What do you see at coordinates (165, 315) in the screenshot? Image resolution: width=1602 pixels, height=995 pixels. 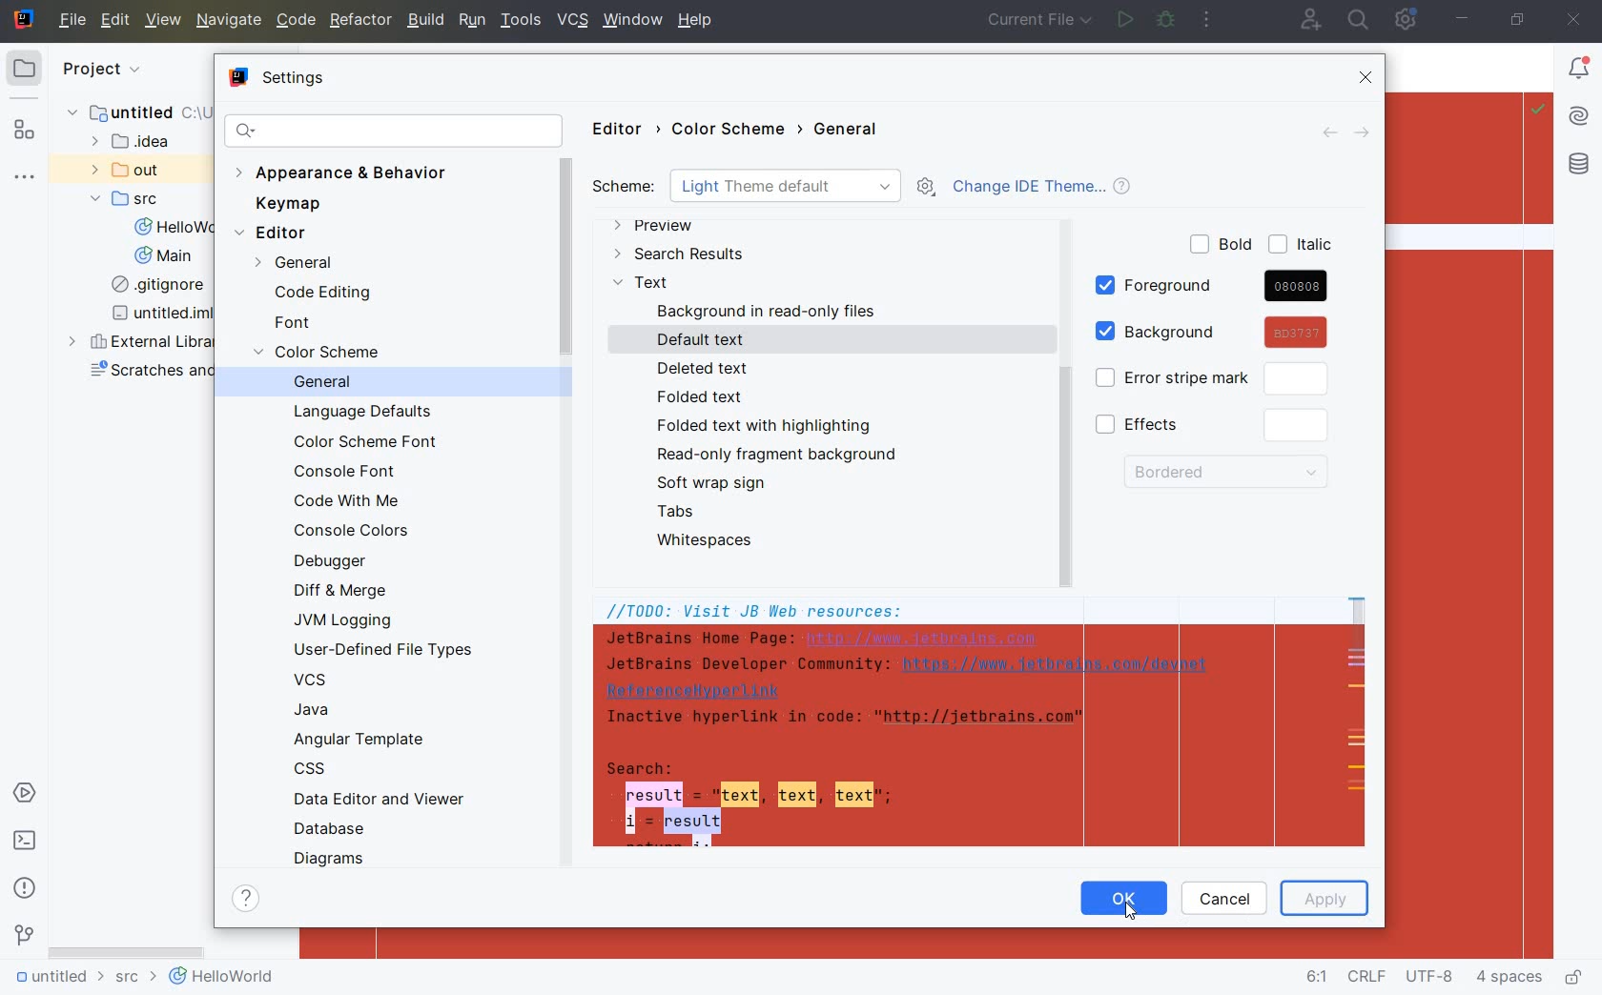 I see `untitled` at bounding box center [165, 315].